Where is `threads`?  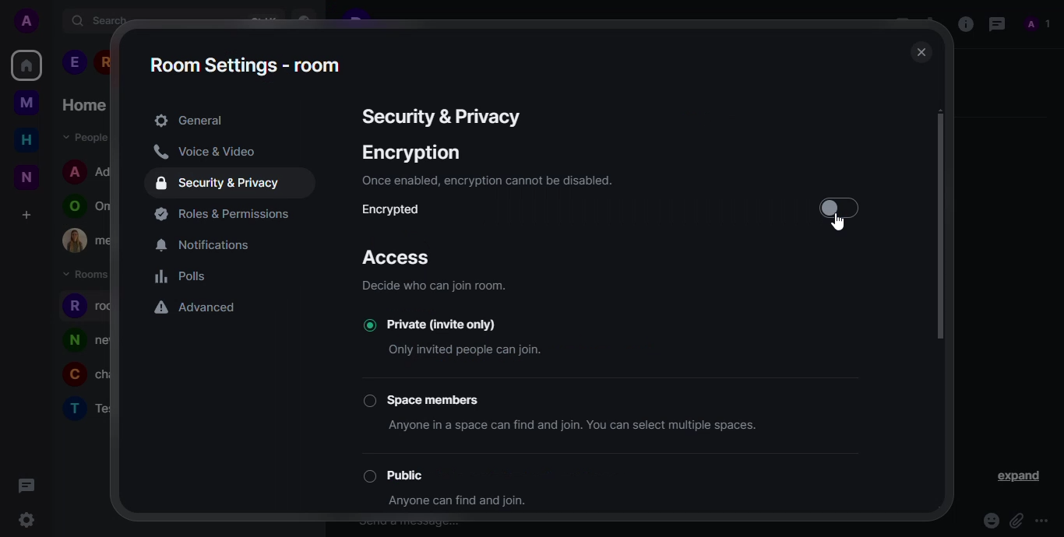 threads is located at coordinates (24, 484).